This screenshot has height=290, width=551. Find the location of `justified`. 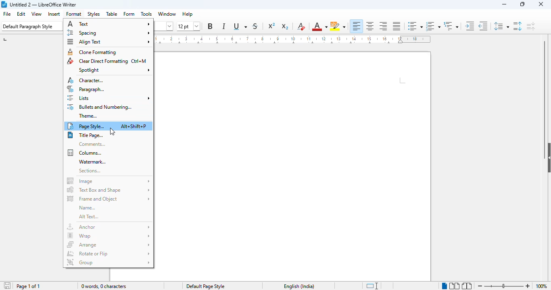

justified is located at coordinates (397, 26).